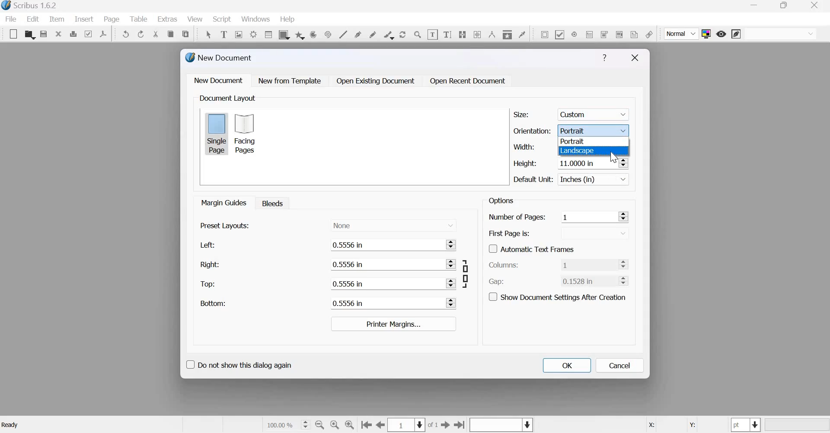 This screenshot has width=830, height=433. I want to click on extras, so click(168, 19).